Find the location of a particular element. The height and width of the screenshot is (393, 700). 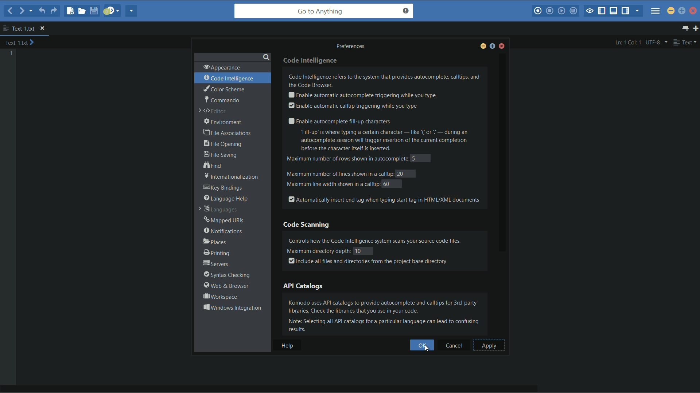

close window is located at coordinates (502, 47).